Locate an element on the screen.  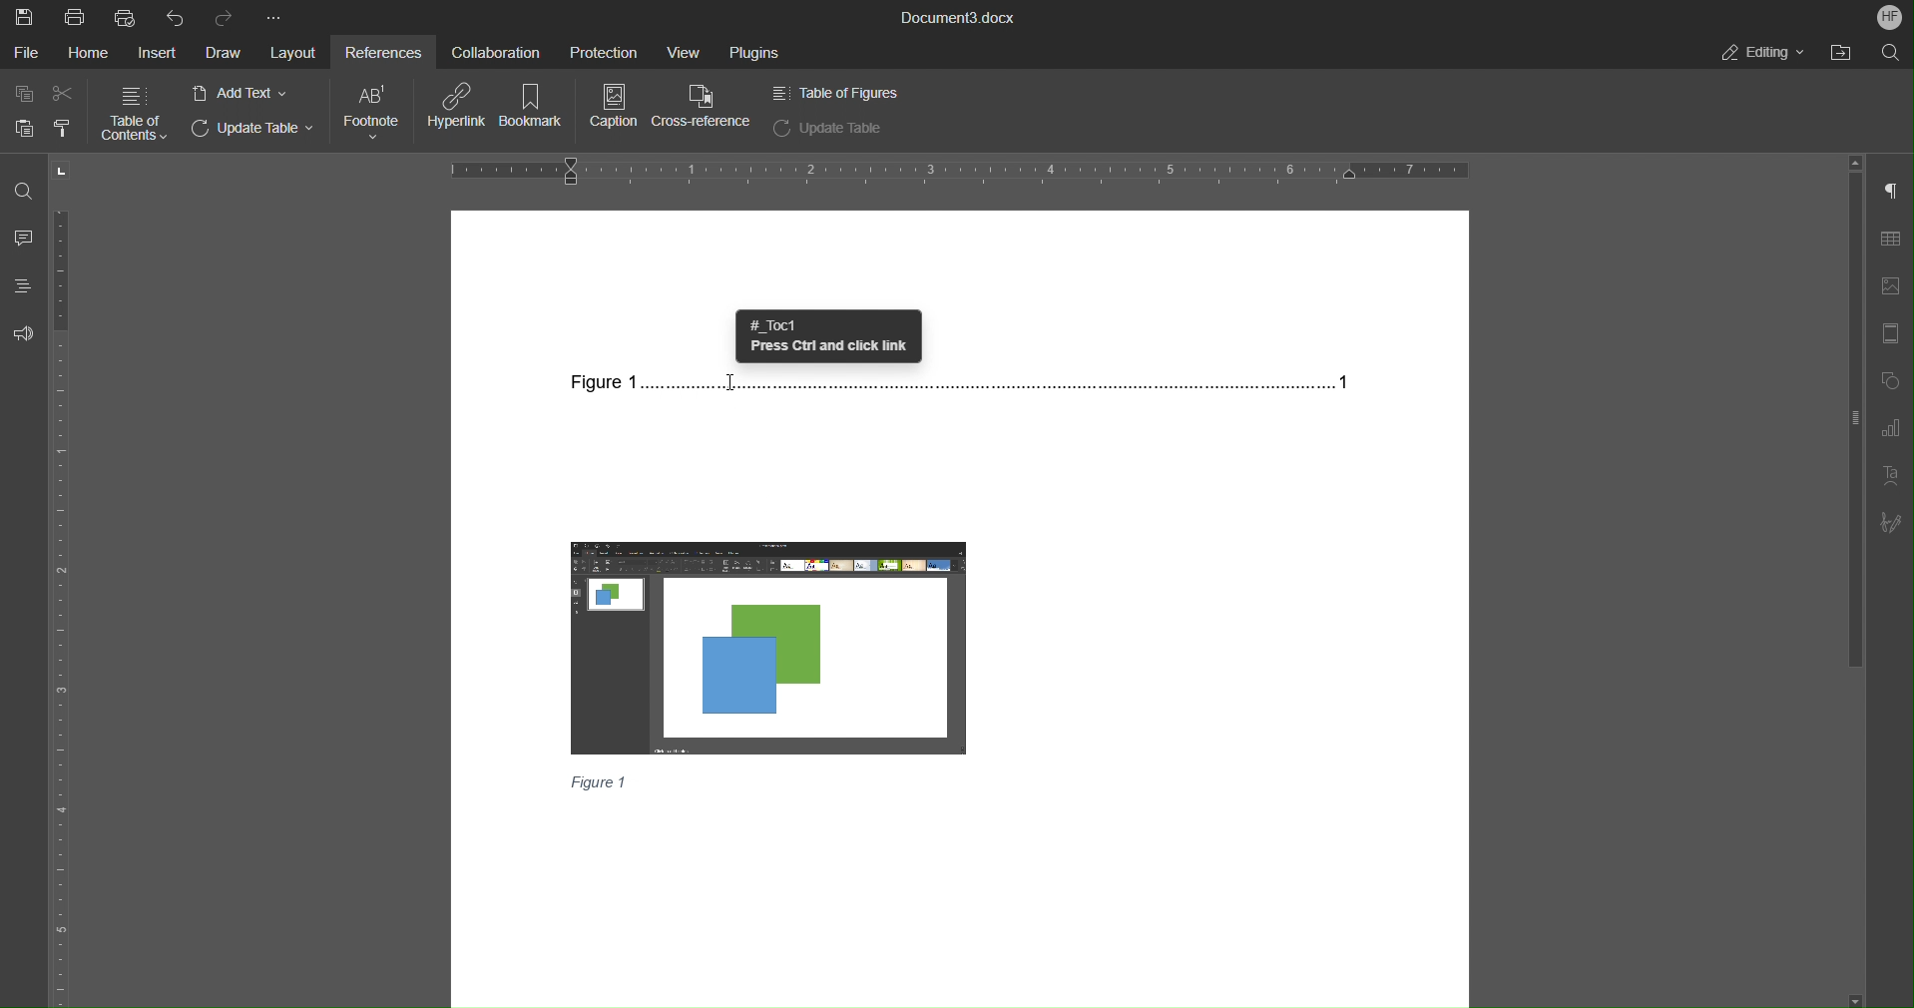
Home is located at coordinates (92, 53).